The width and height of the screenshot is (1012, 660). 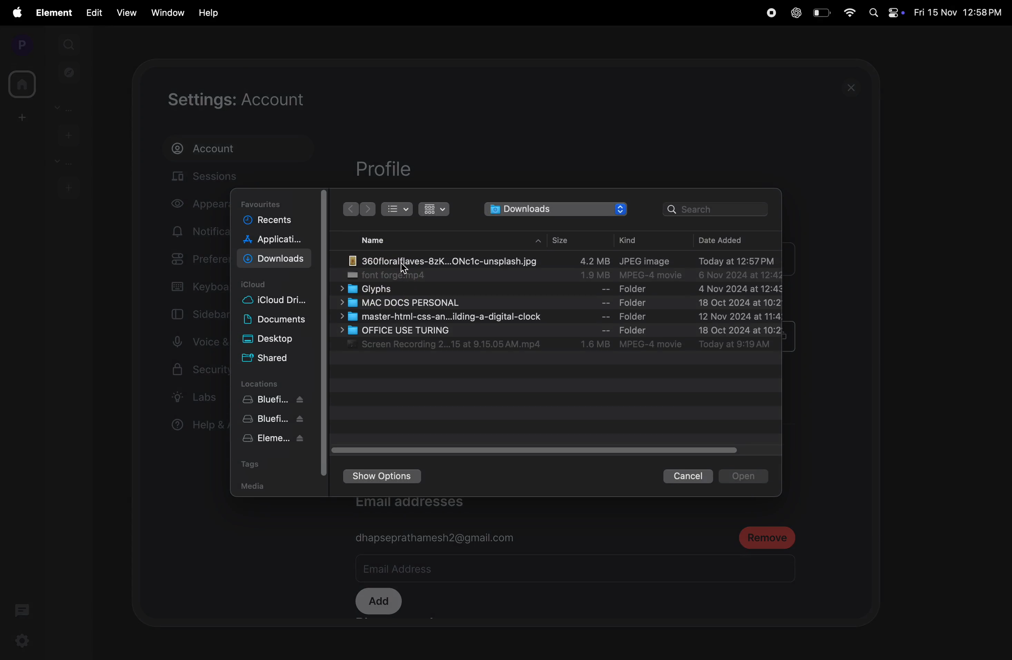 I want to click on account, so click(x=231, y=149).